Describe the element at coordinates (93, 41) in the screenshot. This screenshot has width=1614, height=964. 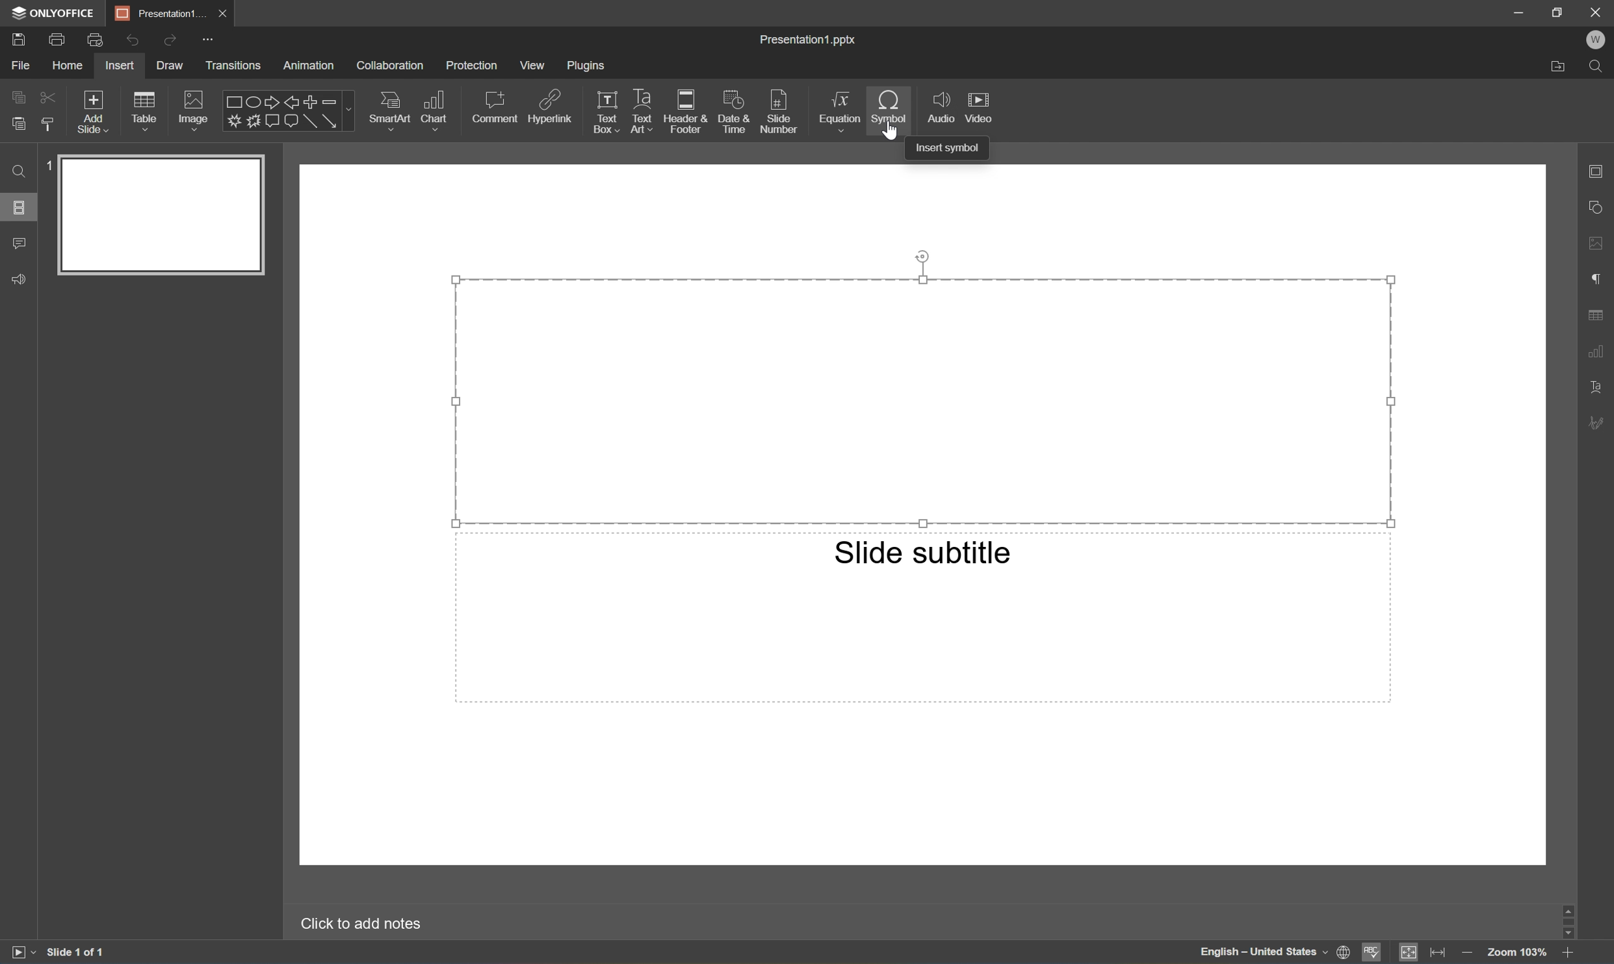
I see `Quick print` at that location.